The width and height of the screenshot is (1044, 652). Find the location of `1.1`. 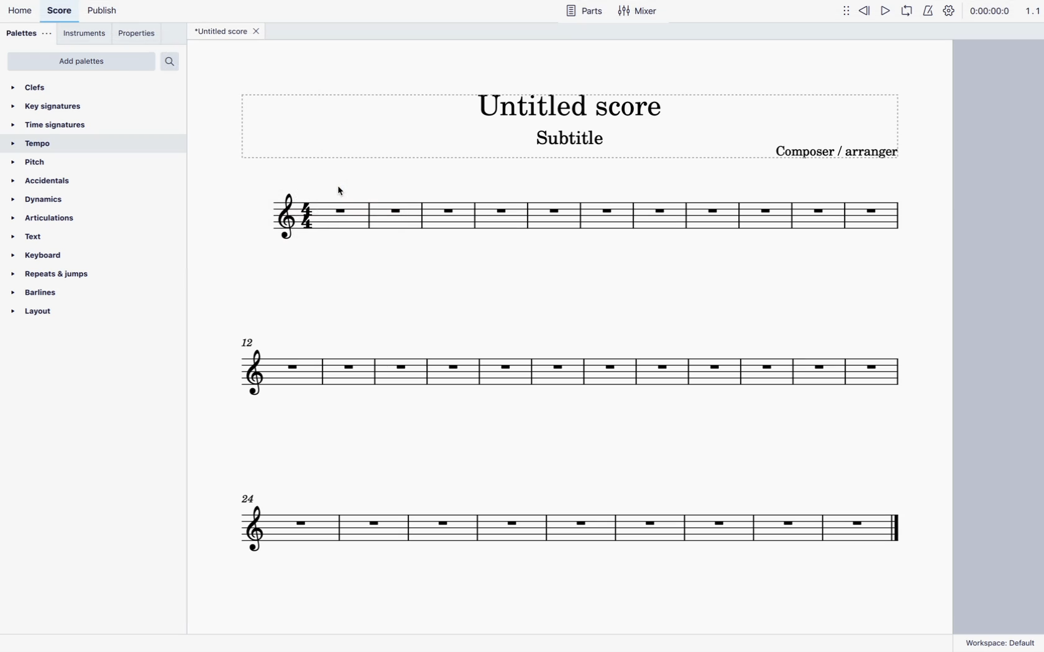

1.1 is located at coordinates (1030, 10).